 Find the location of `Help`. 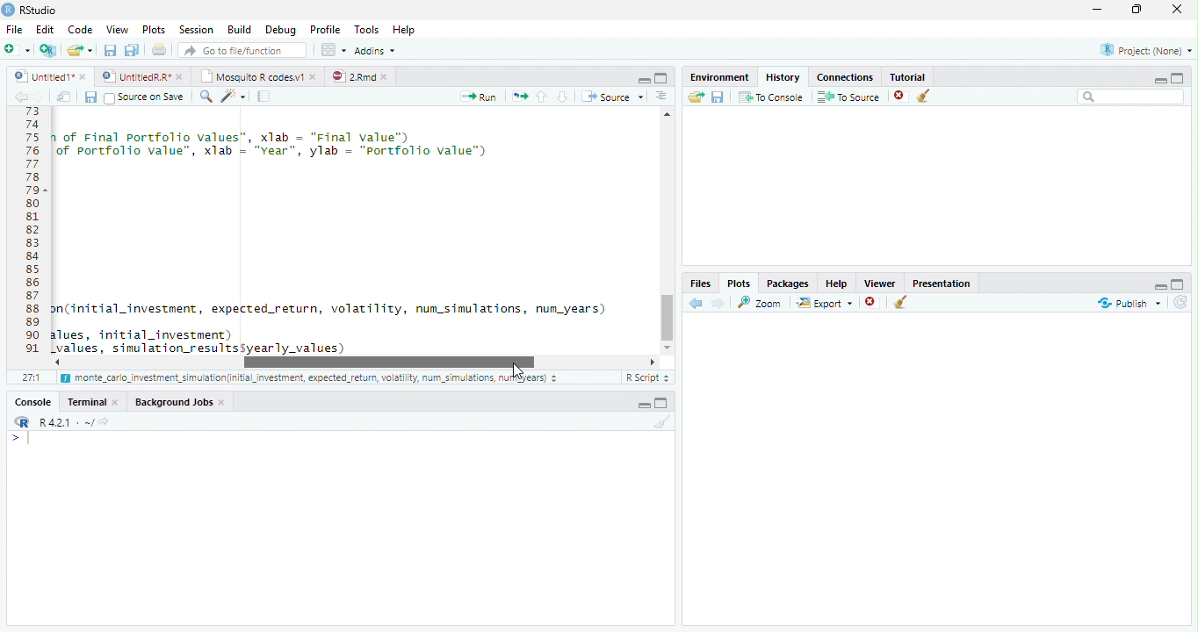

Help is located at coordinates (836, 283).